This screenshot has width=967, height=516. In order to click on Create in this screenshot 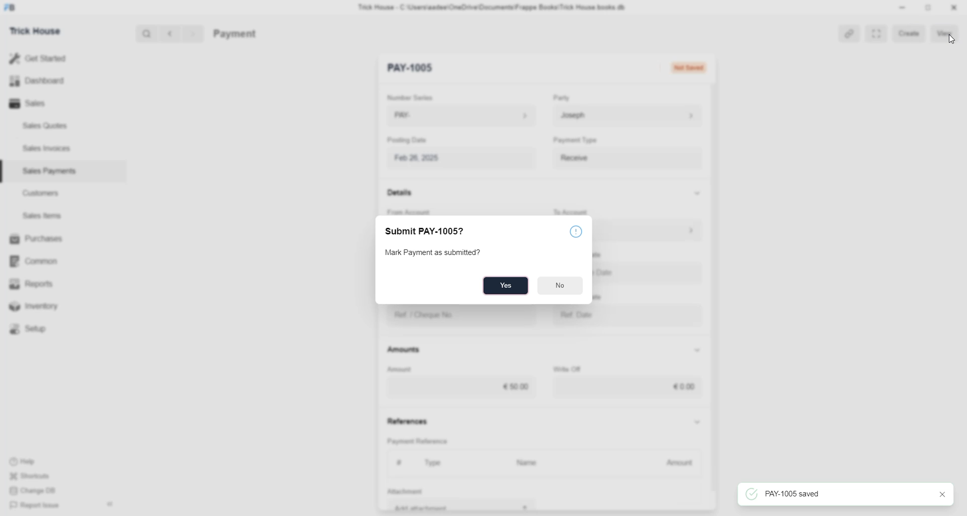, I will do `click(909, 34)`.